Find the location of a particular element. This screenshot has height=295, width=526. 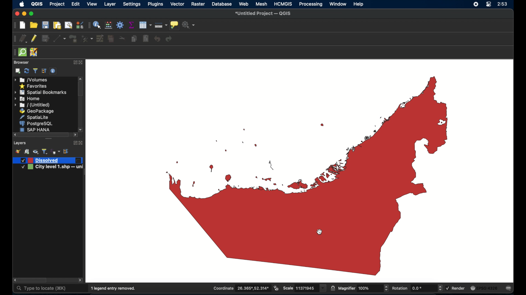

browser is located at coordinates (21, 62).